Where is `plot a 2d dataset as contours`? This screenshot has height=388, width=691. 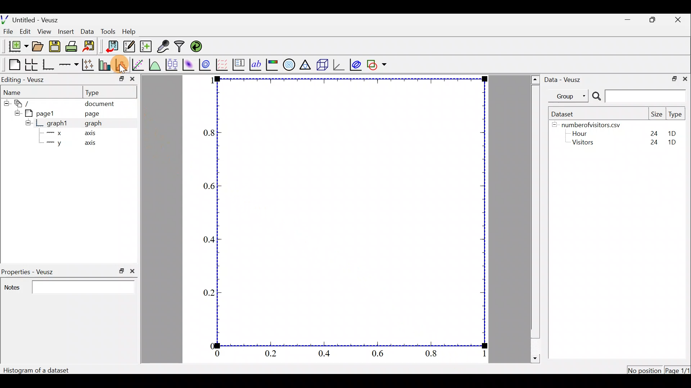 plot a 2d dataset as contours is located at coordinates (205, 64).